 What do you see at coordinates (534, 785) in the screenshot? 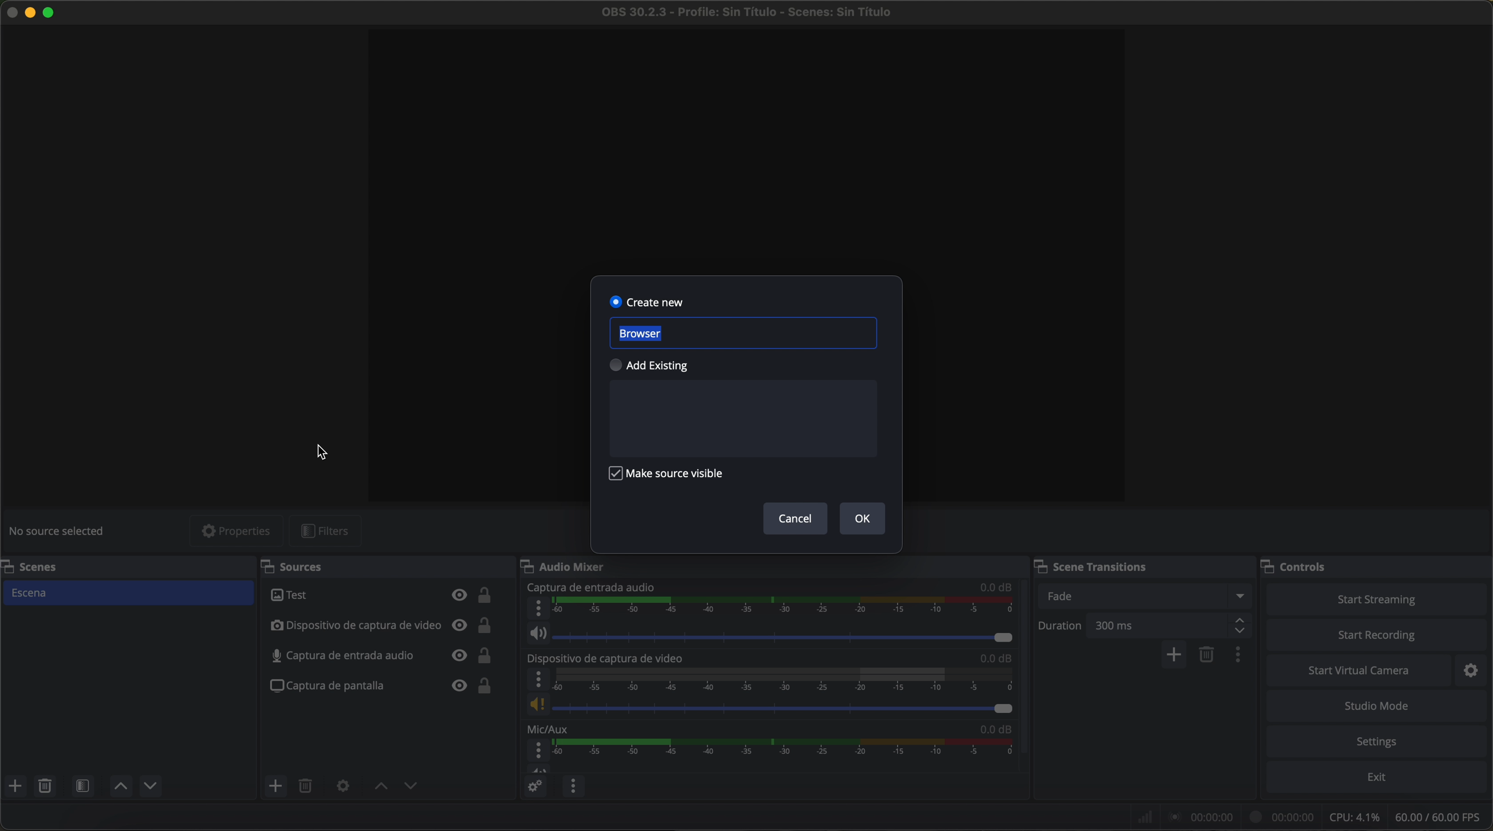
I see `advanced audio properties` at bounding box center [534, 785].